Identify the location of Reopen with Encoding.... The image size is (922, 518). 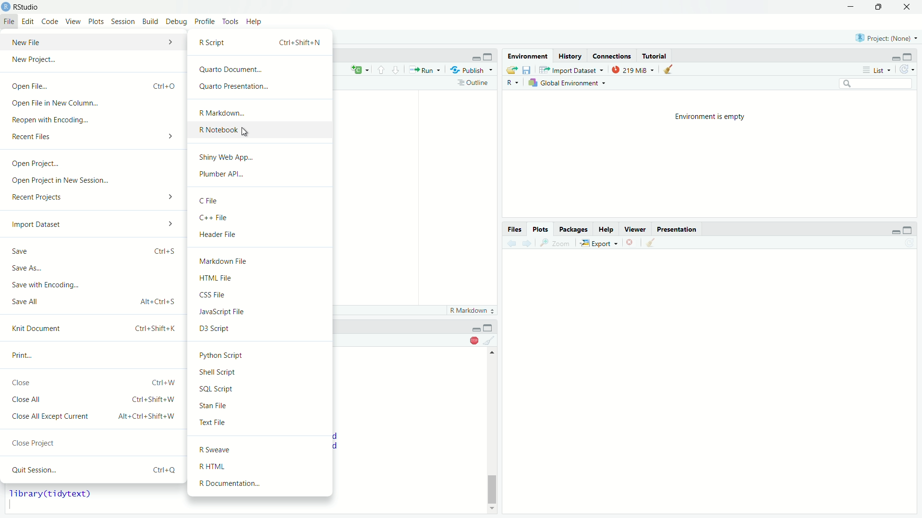
(95, 119).